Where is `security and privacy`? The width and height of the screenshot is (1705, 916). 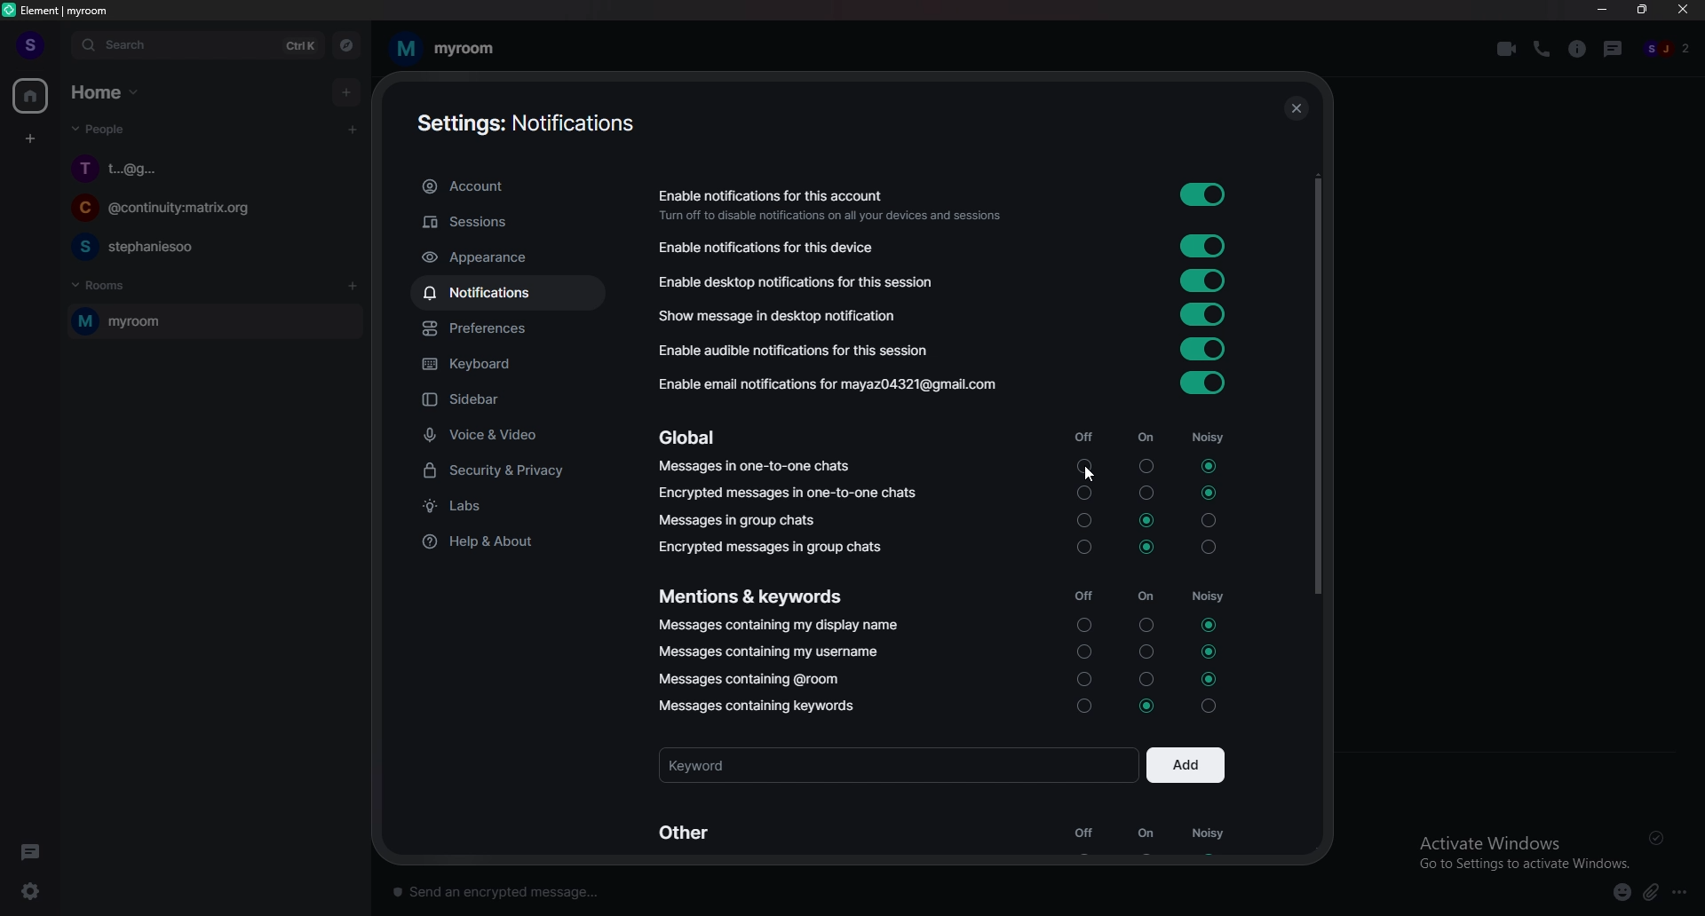
security and privacy is located at coordinates (514, 470).